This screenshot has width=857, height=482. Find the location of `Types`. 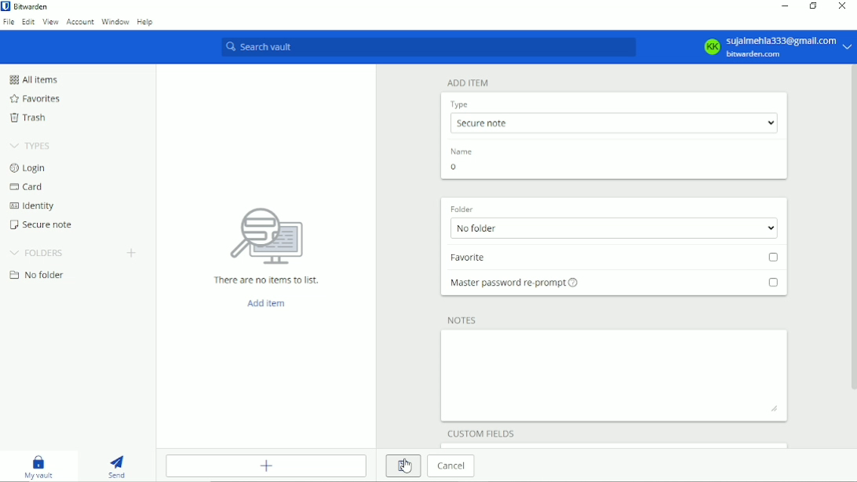

Types is located at coordinates (31, 145).